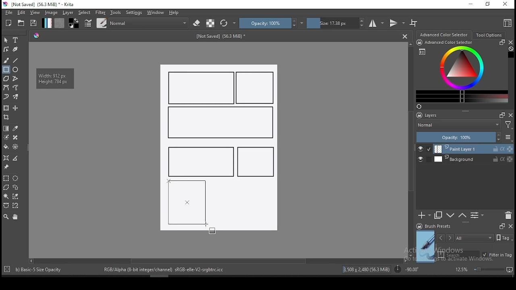 This screenshot has width=516, height=290. I want to click on move a layer, so click(15, 108).